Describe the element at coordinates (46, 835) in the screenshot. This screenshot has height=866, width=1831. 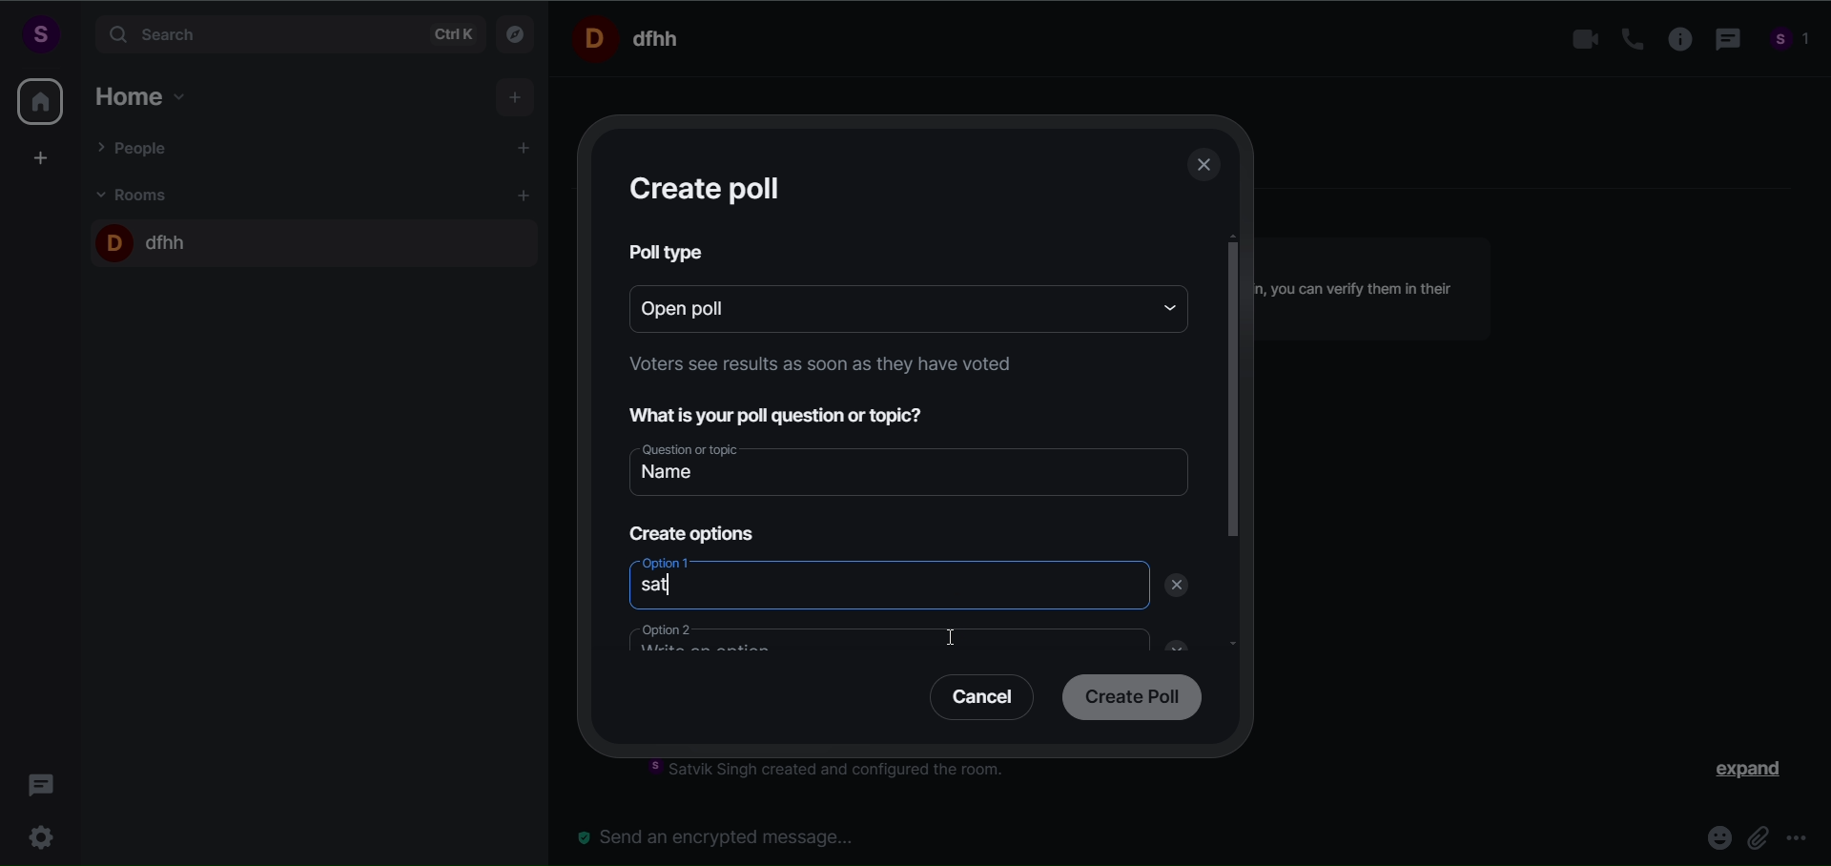
I see `settings` at that location.